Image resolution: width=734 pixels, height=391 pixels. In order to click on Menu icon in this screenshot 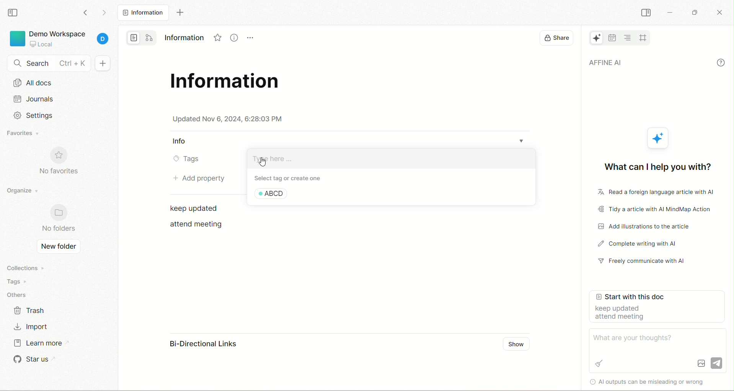, I will do `click(251, 38)`.